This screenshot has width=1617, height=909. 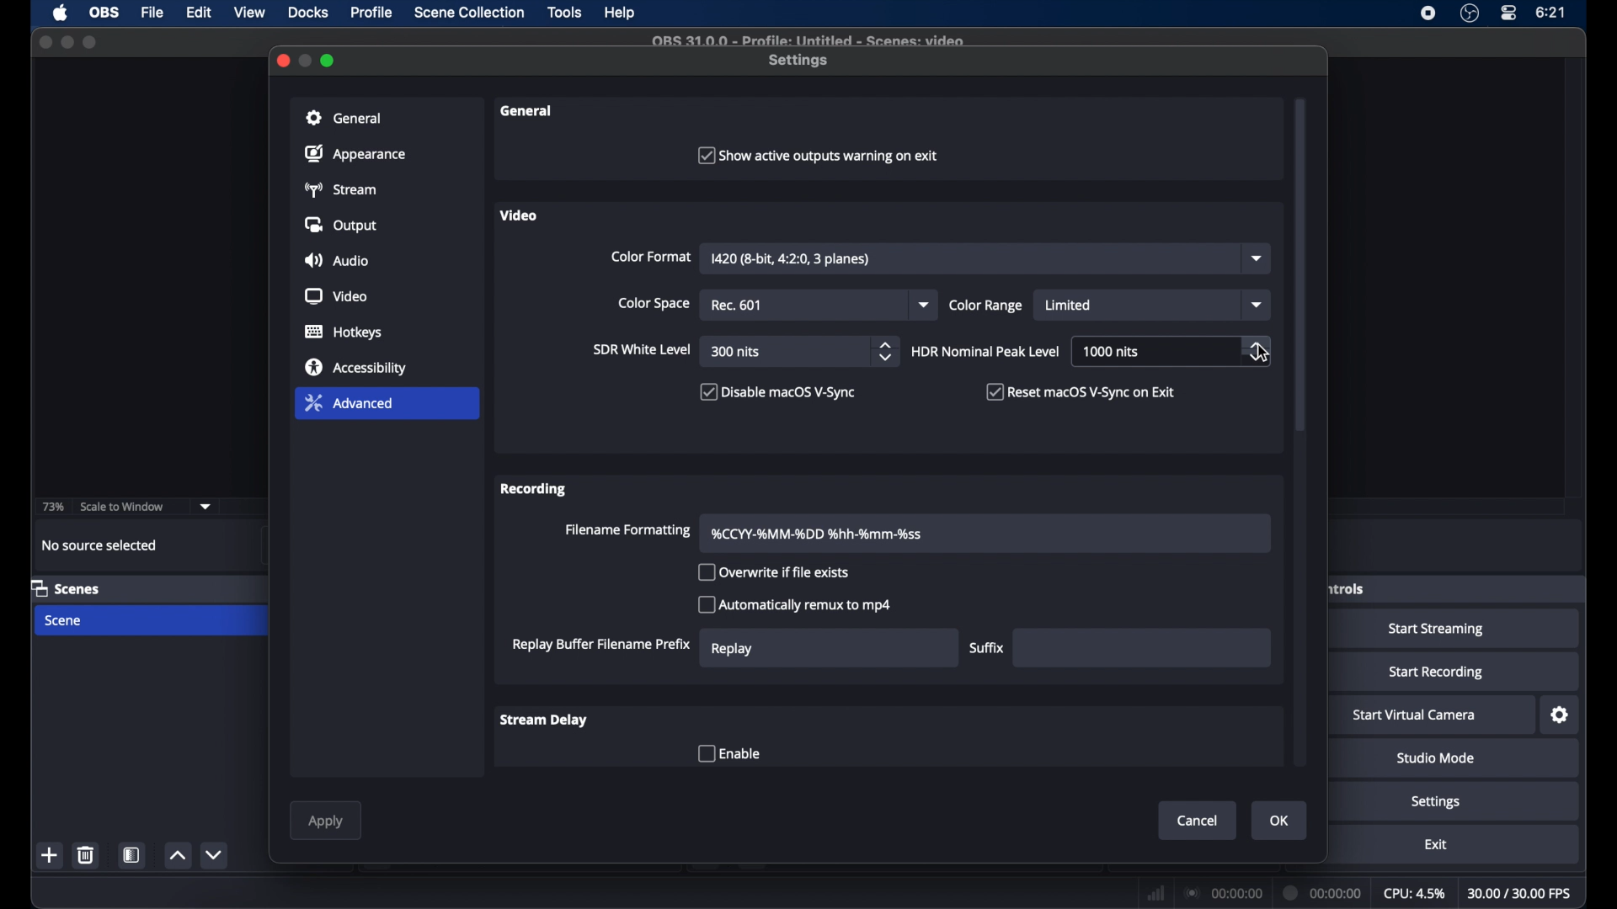 I want to click on obs 31.0 profile limited scenes video, so click(x=817, y=40).